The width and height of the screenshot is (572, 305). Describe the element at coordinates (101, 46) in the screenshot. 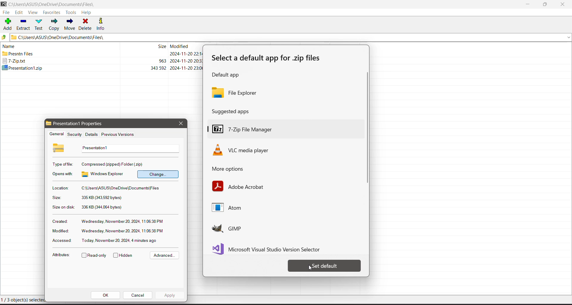

I see `Current Folder View` at that location.